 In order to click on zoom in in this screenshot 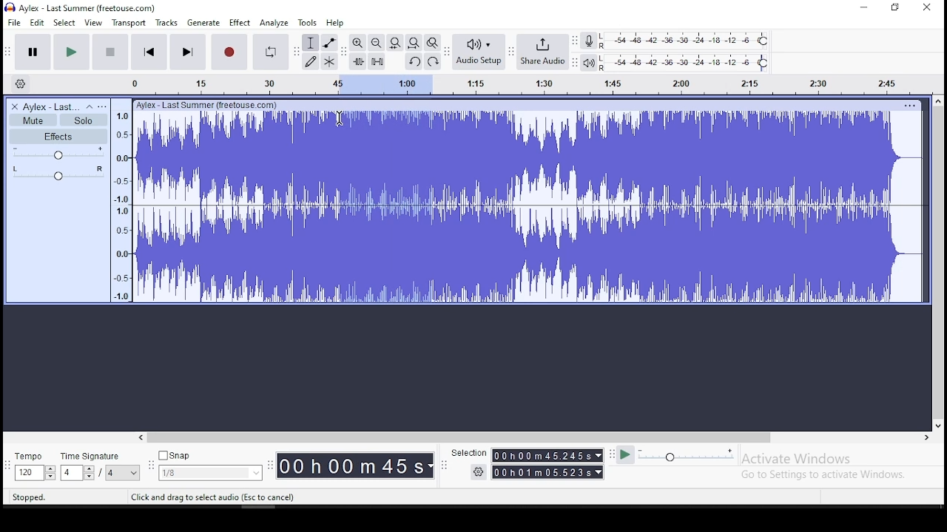, I will do `click(357, 43)`.